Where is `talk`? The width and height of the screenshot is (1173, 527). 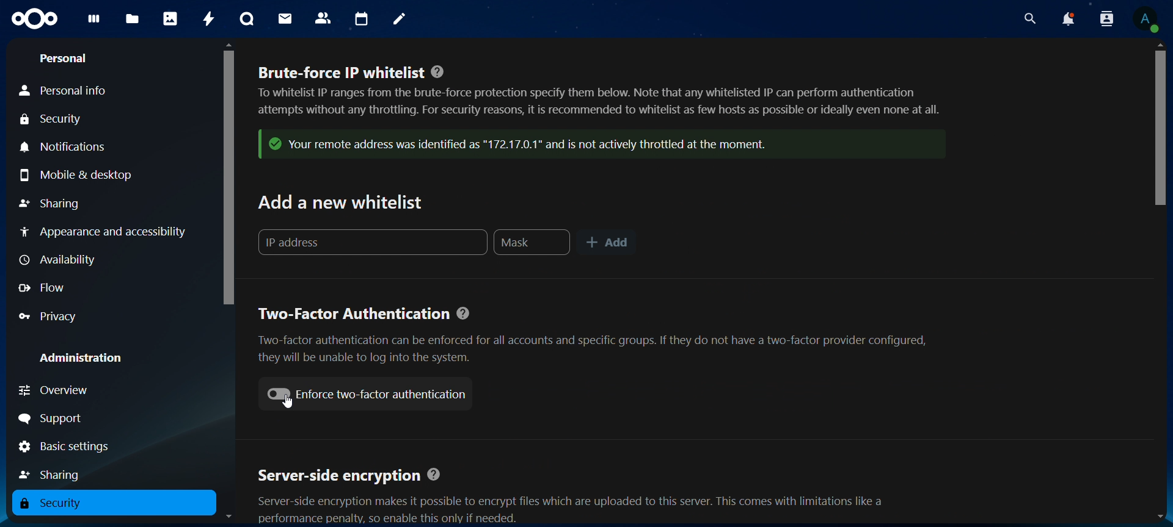 talk is located at coordinates (247, 18).